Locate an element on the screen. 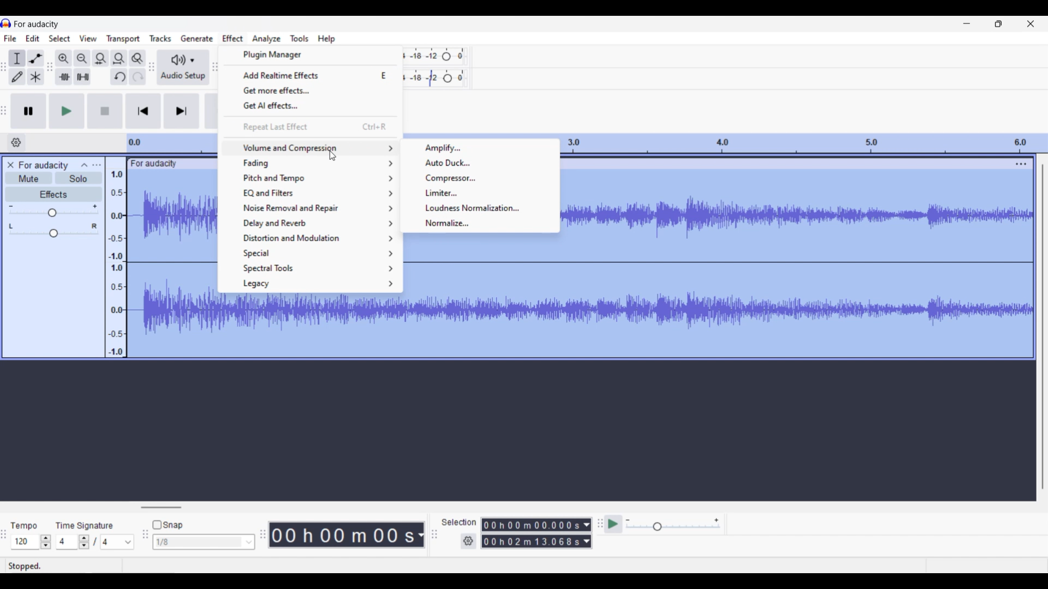 The width and height of the screenshot is (1048, 589). Play/Play once is located at coordinates (67, 111).